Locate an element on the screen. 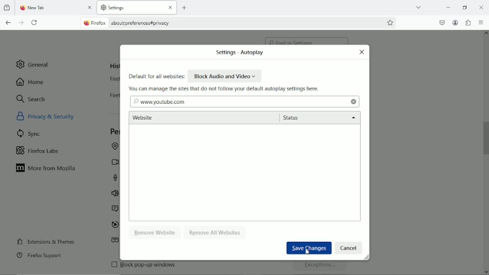 This screenshot has width=489, height=275. notifications is located at coordinates (114, 209).